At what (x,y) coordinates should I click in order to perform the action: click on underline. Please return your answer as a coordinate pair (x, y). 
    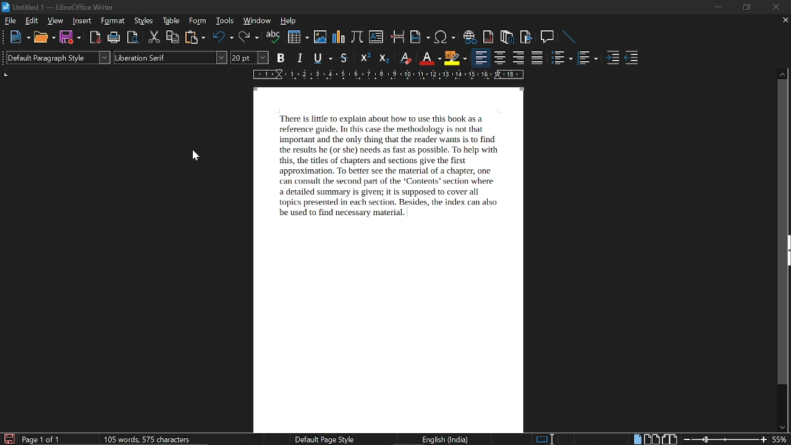
    Looking at the image, I should click on (323, 57).